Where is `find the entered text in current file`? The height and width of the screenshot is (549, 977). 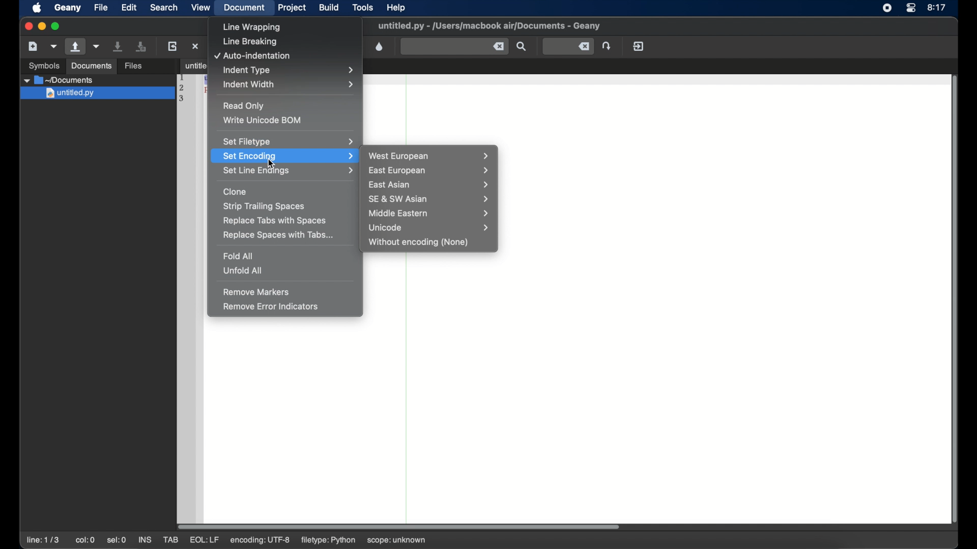
find the entered text in current file is located at coordinates (454, 47).